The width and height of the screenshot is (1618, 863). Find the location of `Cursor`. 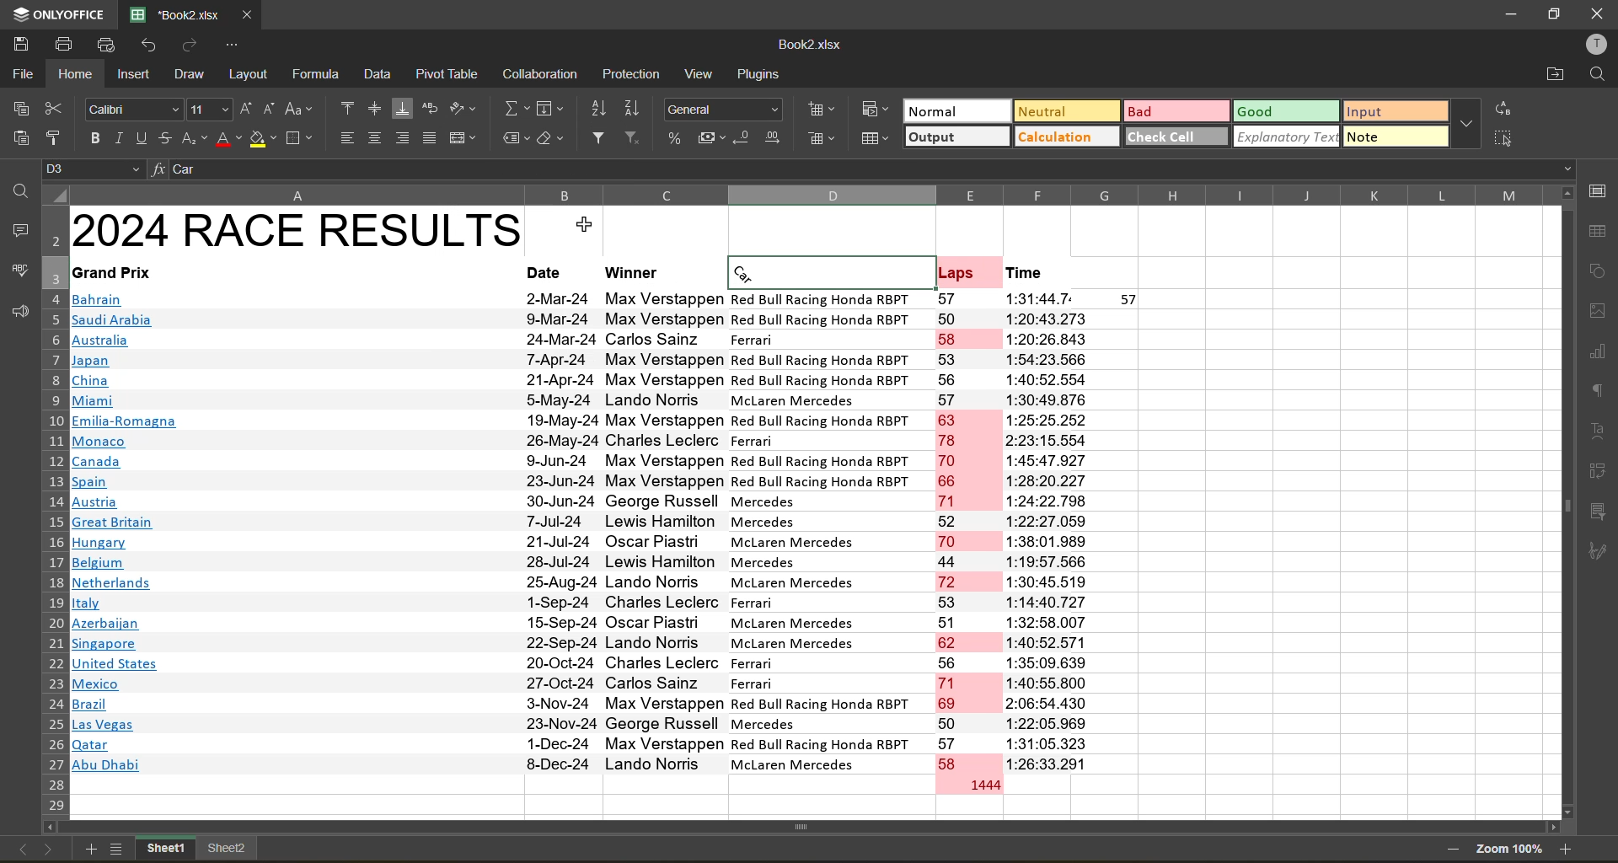

Cursor is located at coordinates (584, 225).